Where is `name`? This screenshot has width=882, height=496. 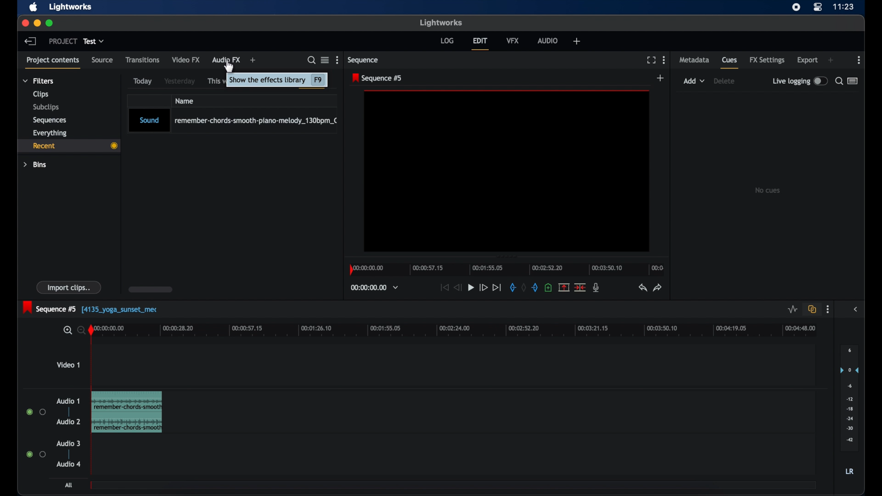 name is located at coordinates (184, 101).